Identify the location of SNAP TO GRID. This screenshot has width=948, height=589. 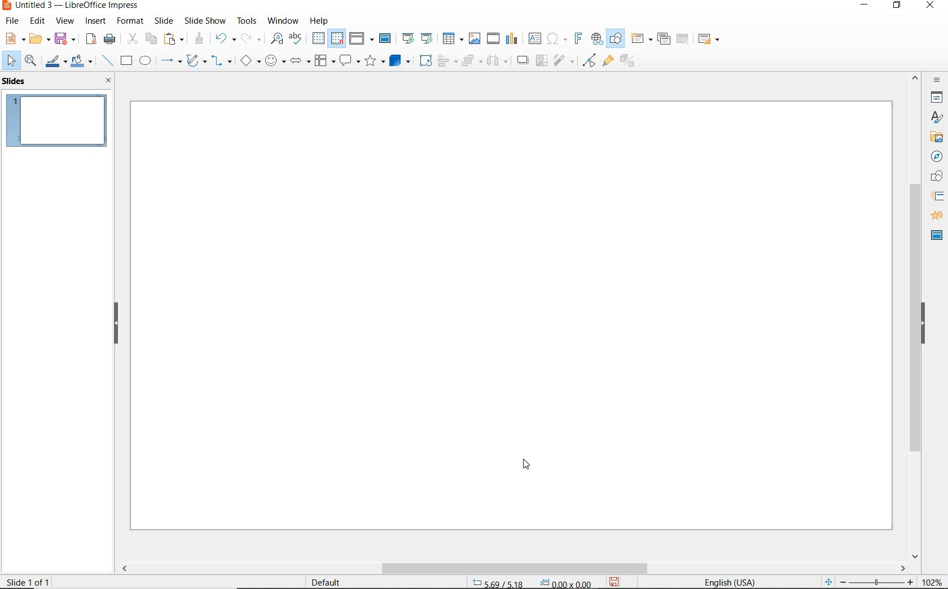
(339, 38).